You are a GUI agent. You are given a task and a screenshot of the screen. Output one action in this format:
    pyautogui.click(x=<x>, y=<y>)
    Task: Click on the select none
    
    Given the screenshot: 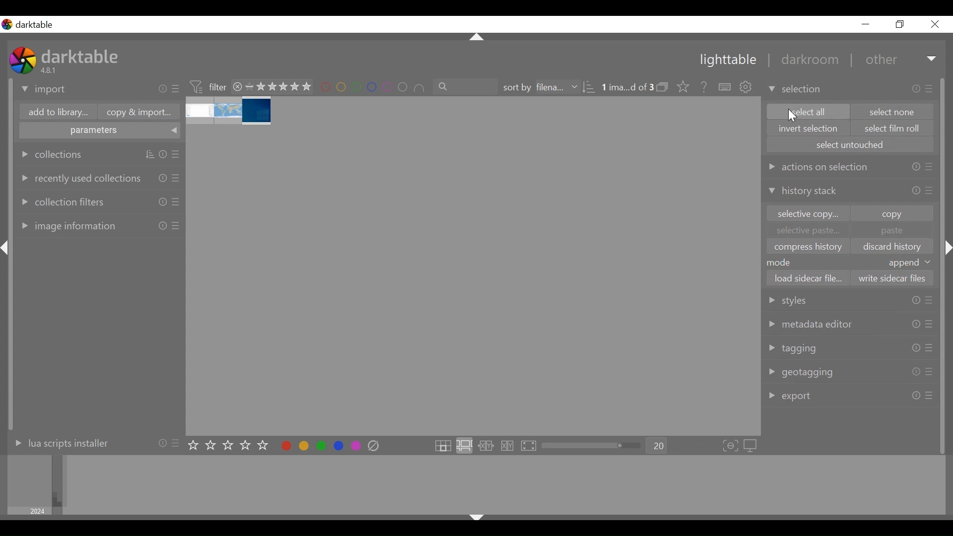 What is the action you would take?
    pyautogui.click(x=893, y=112)
    